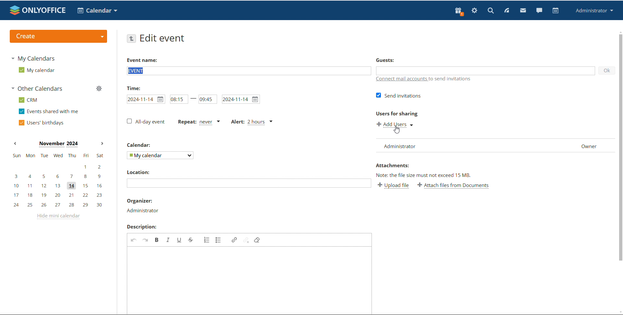 The width and height of the screenshot is (623, 315). I want to click on strikethrough, so click(191, 239).